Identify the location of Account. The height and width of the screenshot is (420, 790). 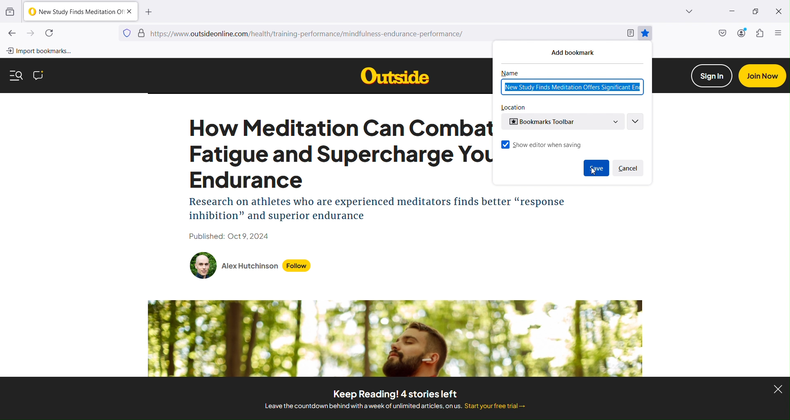
(741, 34).